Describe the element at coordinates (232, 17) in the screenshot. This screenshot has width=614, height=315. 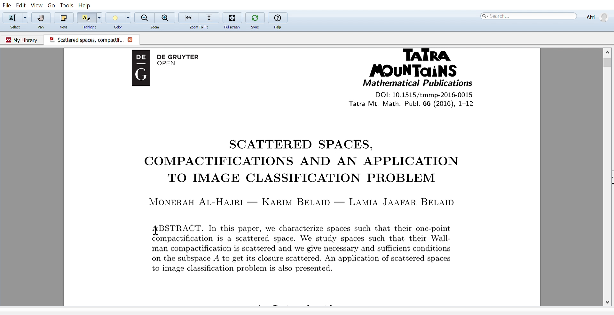
I see `Fullscreen` at that location.